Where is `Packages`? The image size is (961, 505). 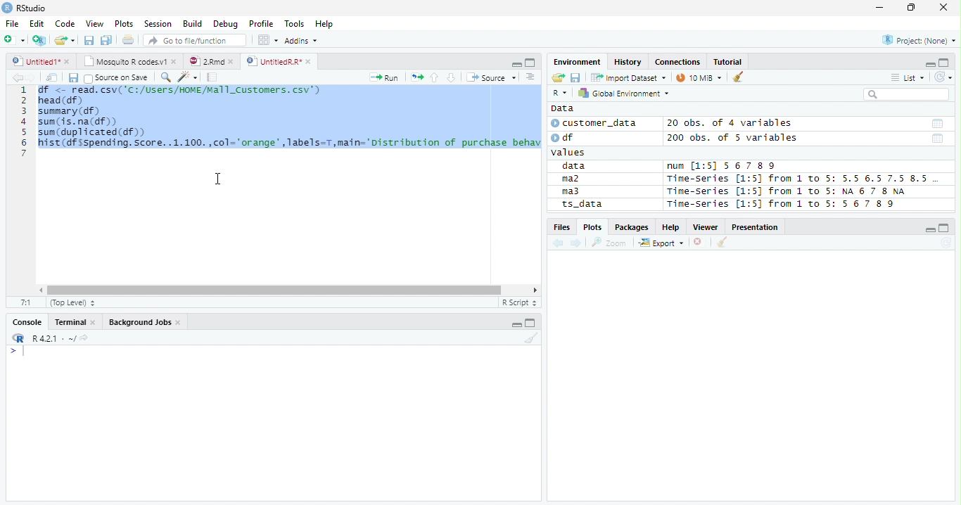
Packages is located at coordinates (631, 228).